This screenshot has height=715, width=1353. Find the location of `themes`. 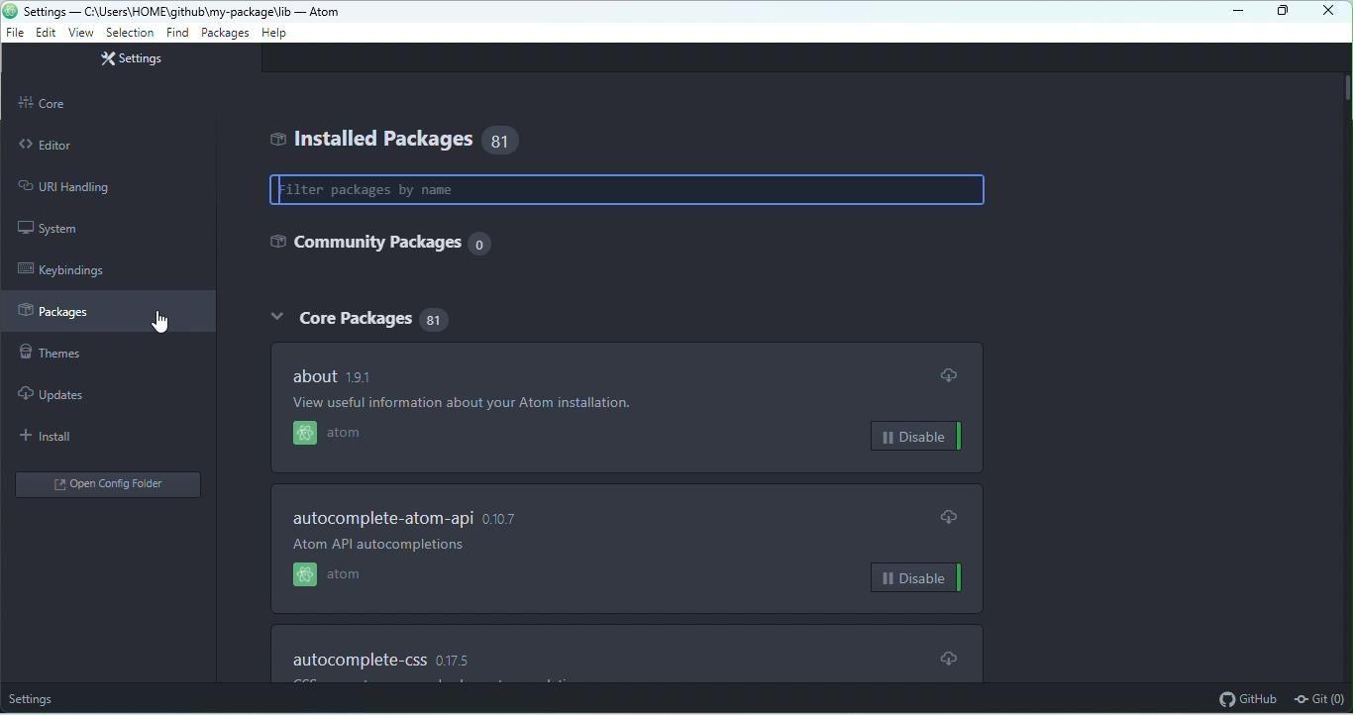

themes is located at coordinates (71, 354).